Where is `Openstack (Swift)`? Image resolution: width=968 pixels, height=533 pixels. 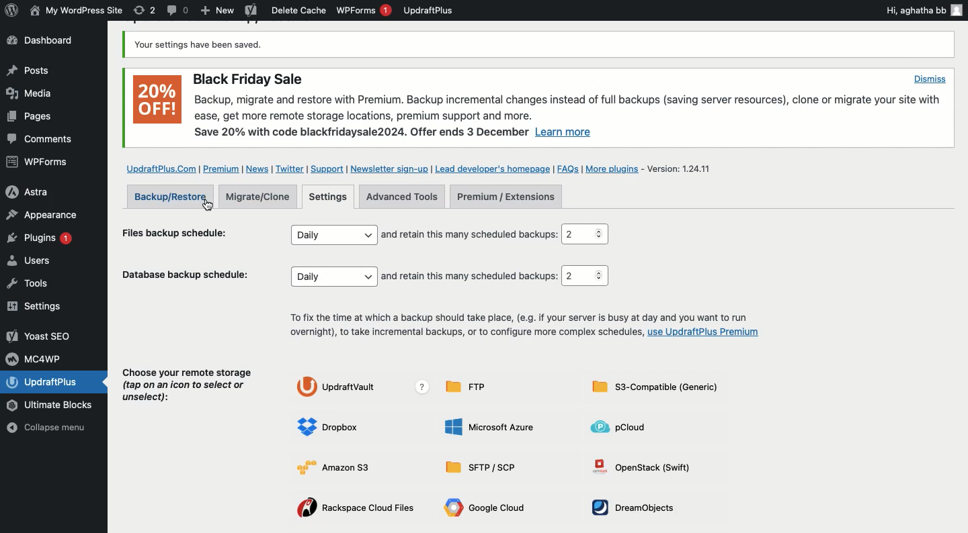
Openstack (Swift) is located at coordinates (638, 470).